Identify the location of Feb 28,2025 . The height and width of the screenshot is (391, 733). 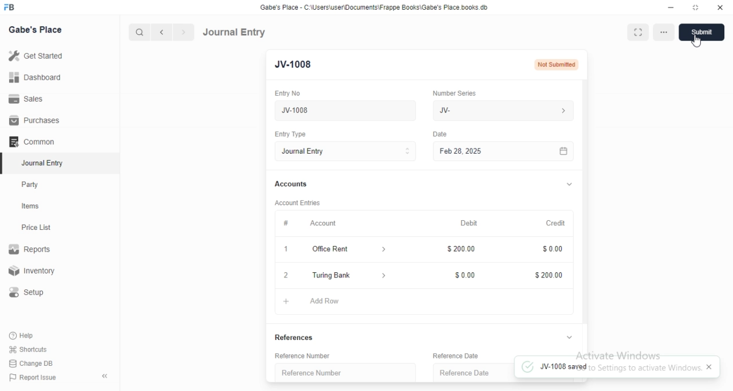
(501, 152).